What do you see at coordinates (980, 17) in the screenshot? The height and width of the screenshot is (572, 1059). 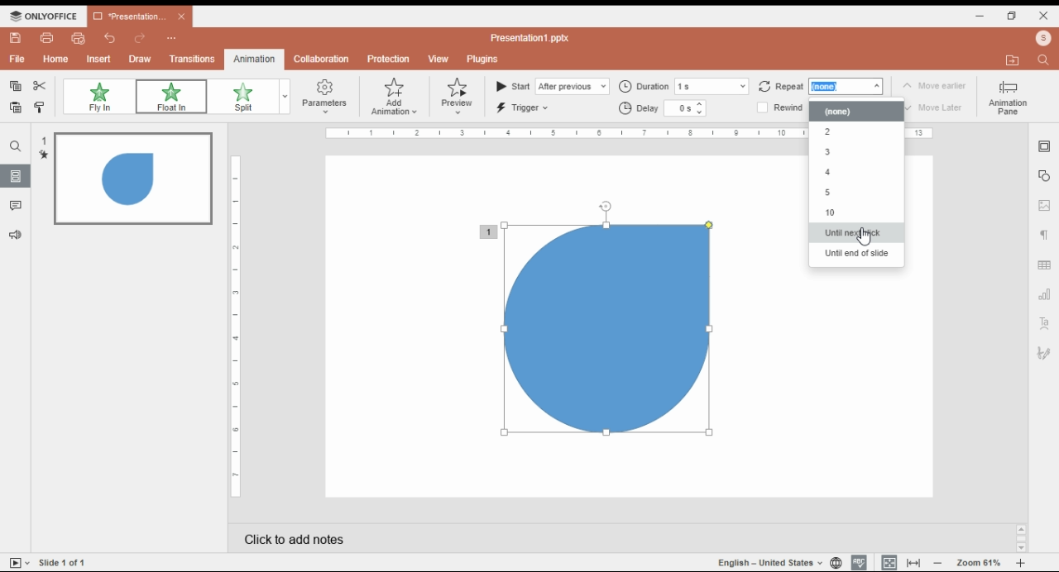 I see `minimize` at bounding box center [980, 17].